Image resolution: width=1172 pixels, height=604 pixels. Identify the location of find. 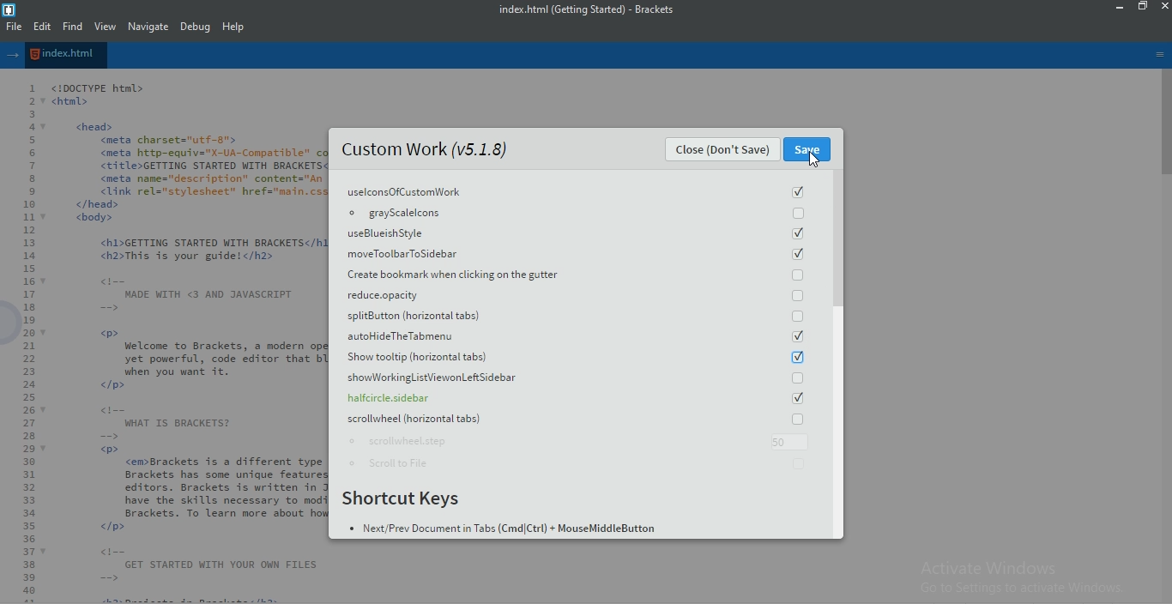
(71, 27).